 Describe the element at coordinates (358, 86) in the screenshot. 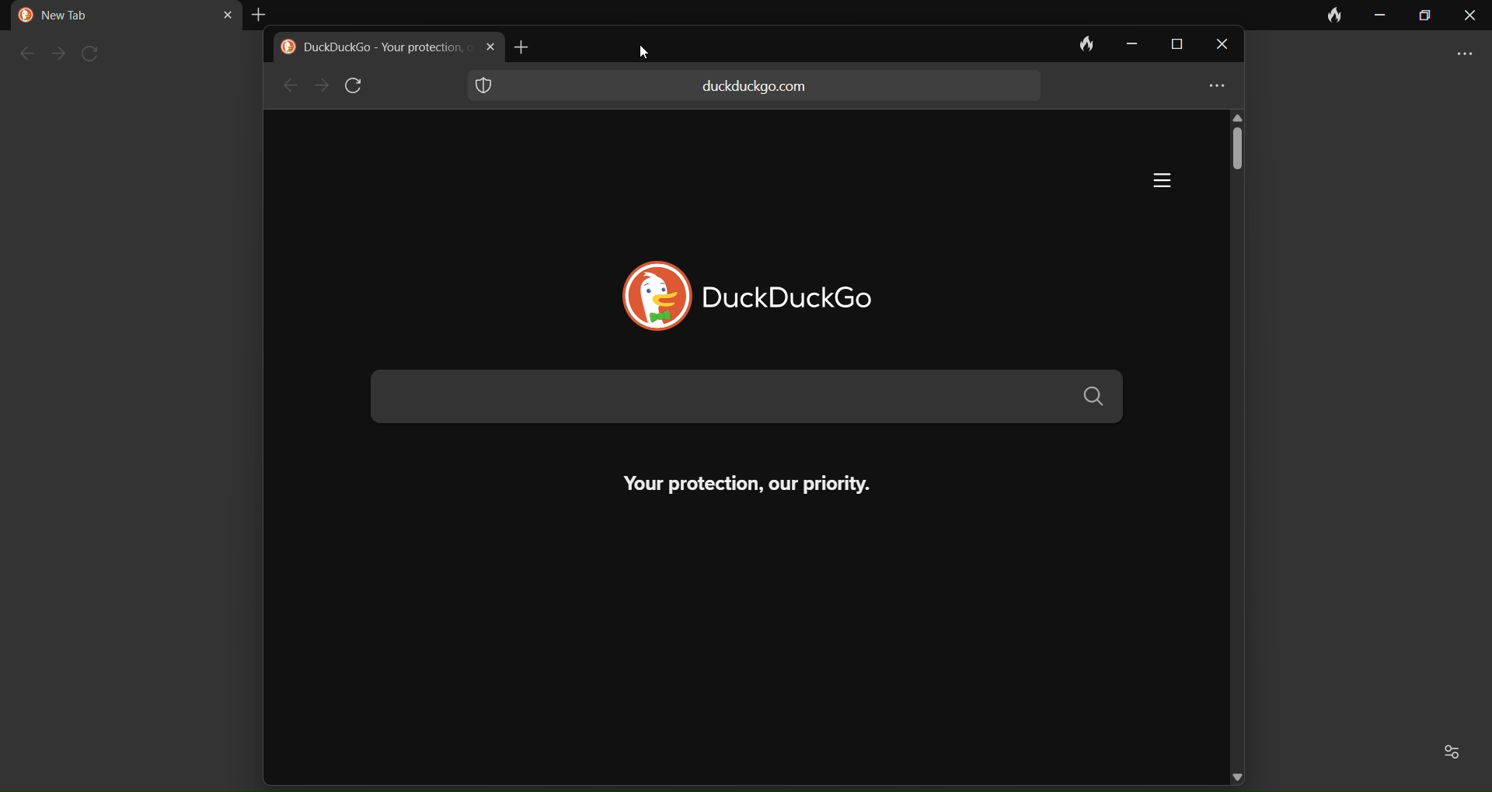

I see `refresh` at that location.